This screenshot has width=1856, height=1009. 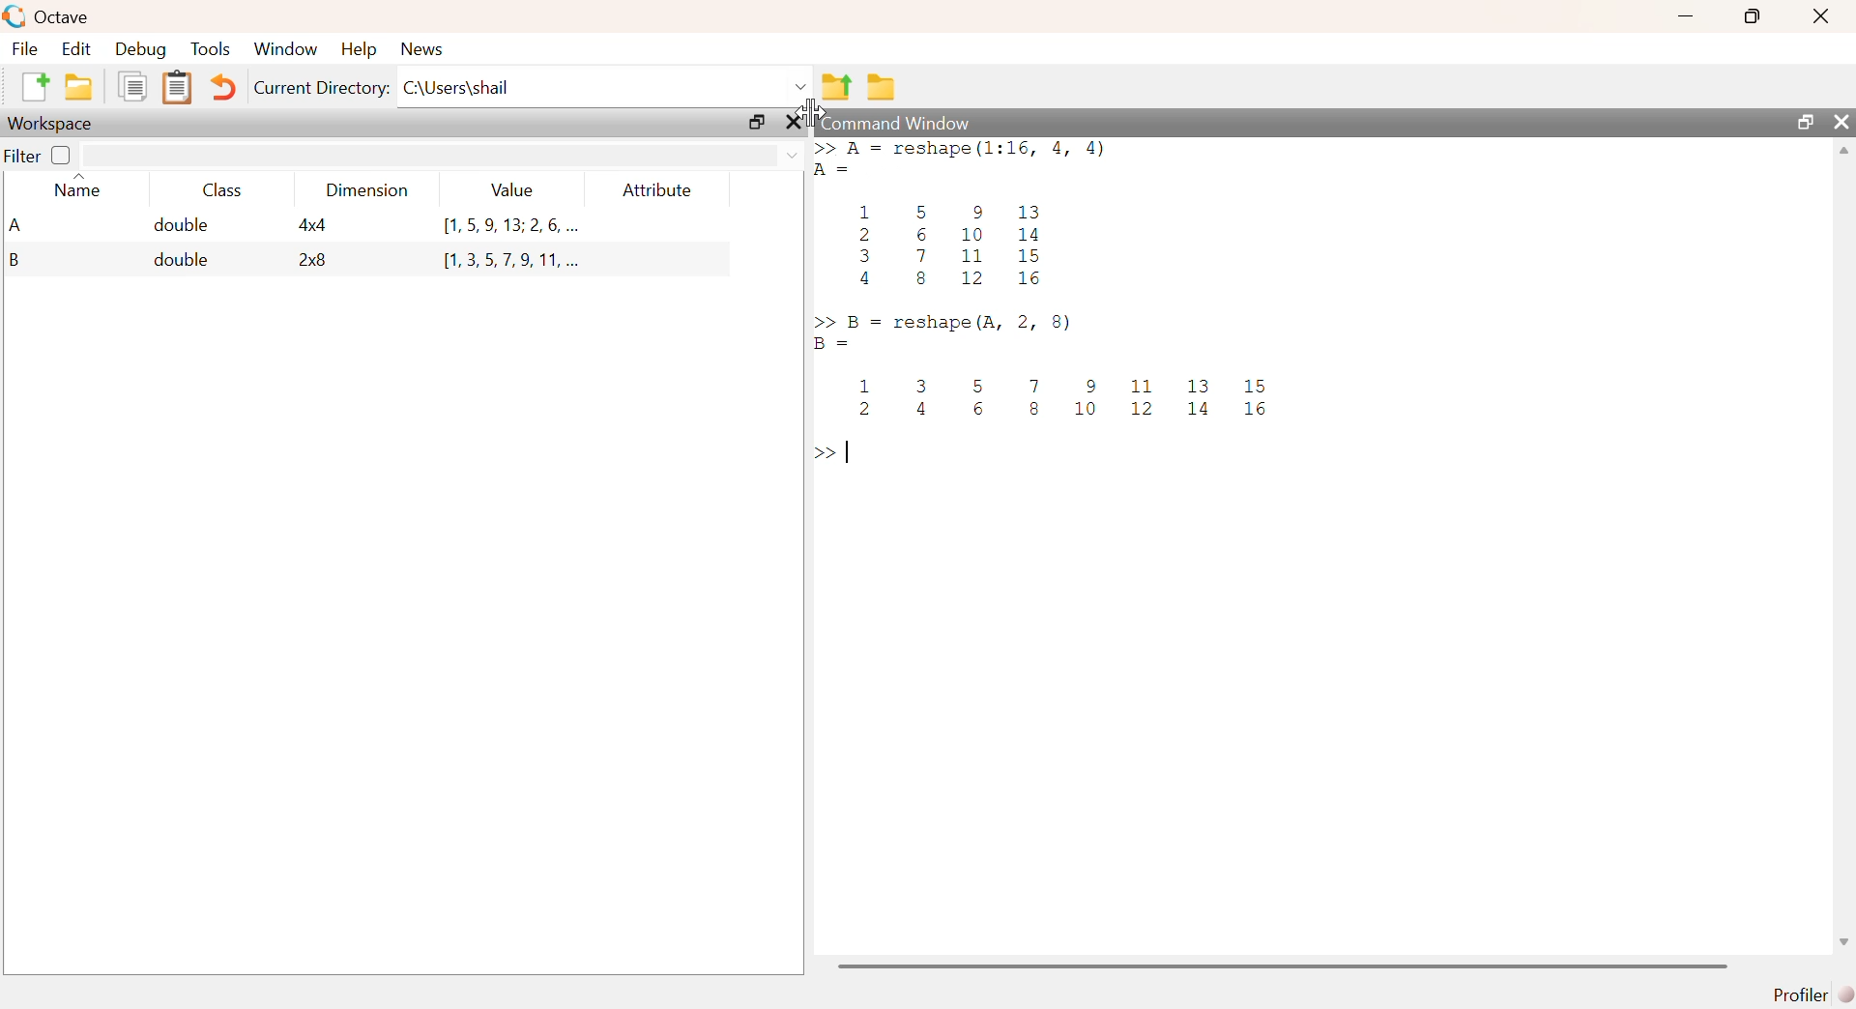 I want to click on maximize, so click(x=755, y=124).